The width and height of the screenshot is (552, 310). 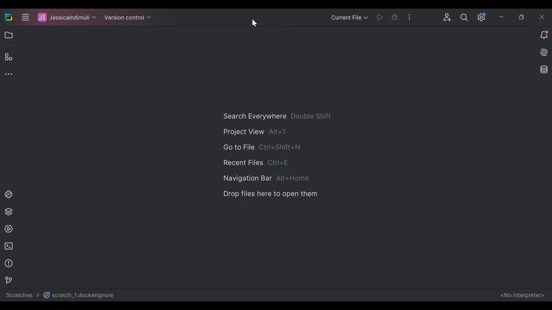 What do you see at coordinates (7, 35) in the screenshot?
I see `Project View` at bounding box center [7, 35].